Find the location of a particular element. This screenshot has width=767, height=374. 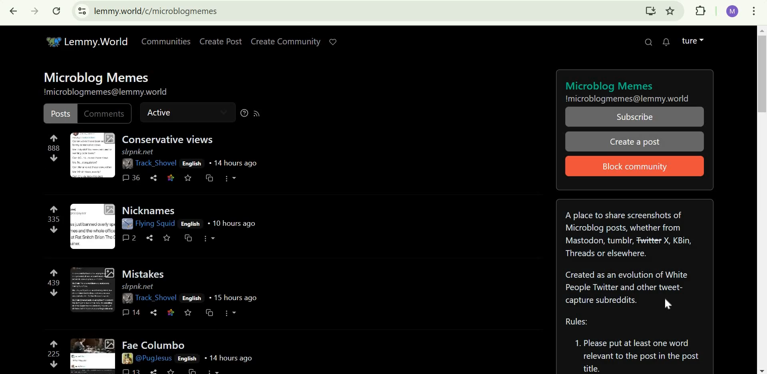

!microblogmemes@lemmy.world is located at coordinates (628, 99).